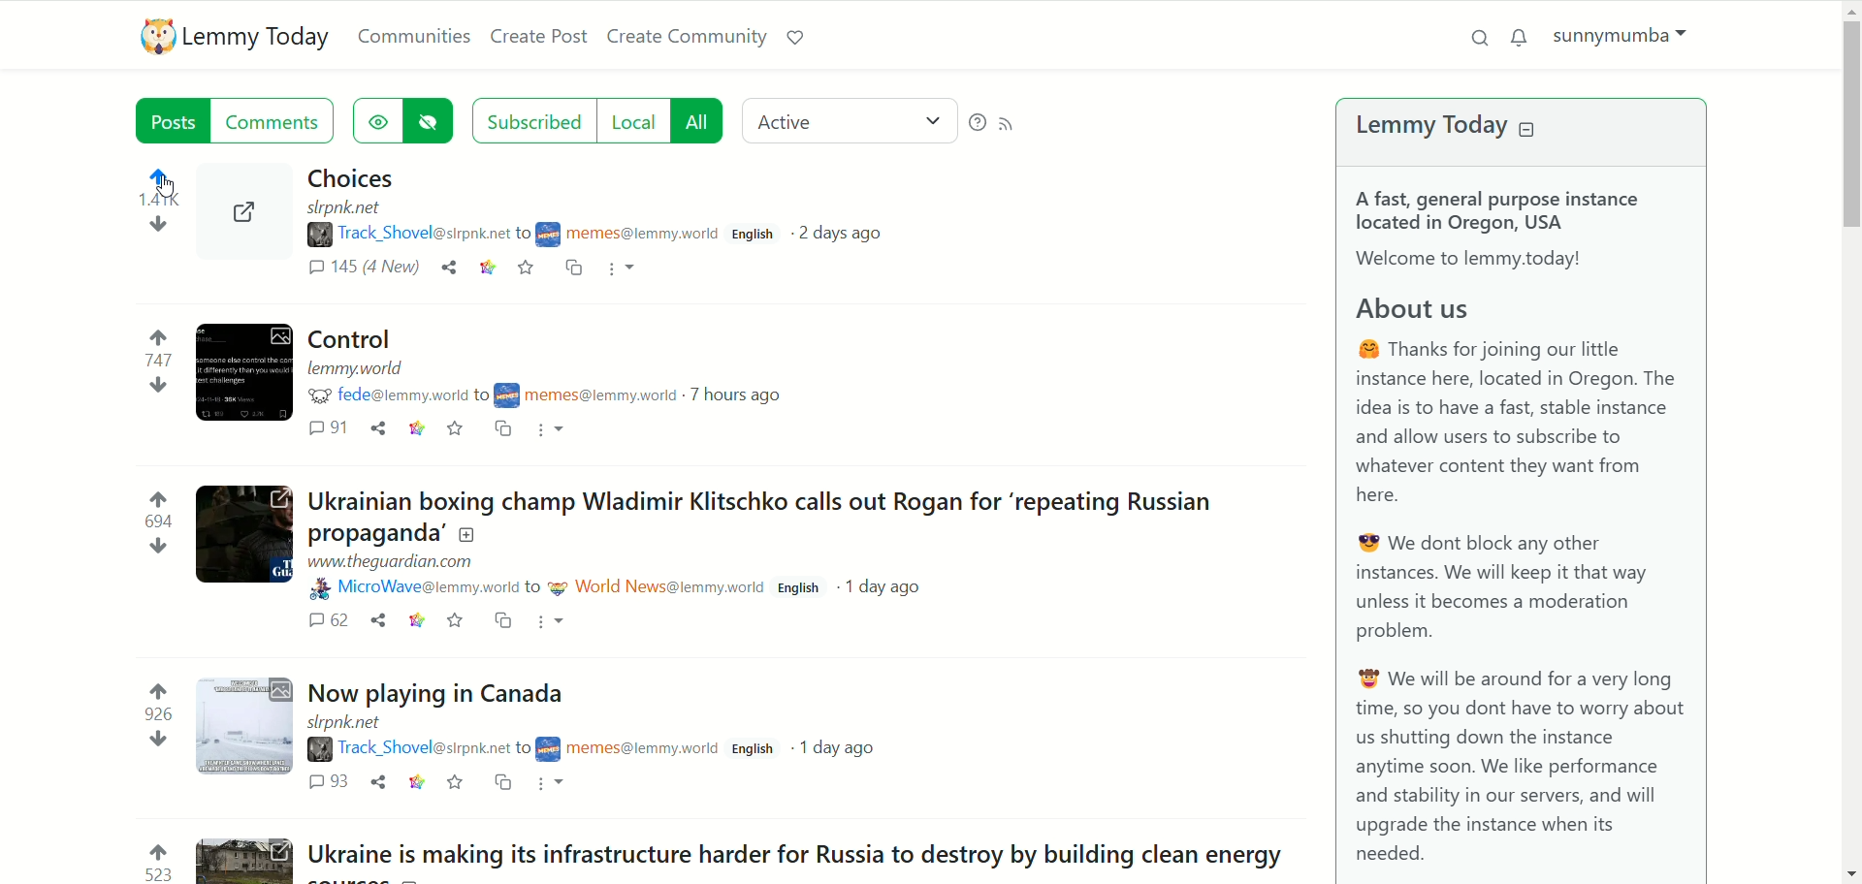 The width and height of the screenshot is (1862, 884). Describe the element at coordinates (243, 372) in the screenshot. I see `Thumbnail` at that location.